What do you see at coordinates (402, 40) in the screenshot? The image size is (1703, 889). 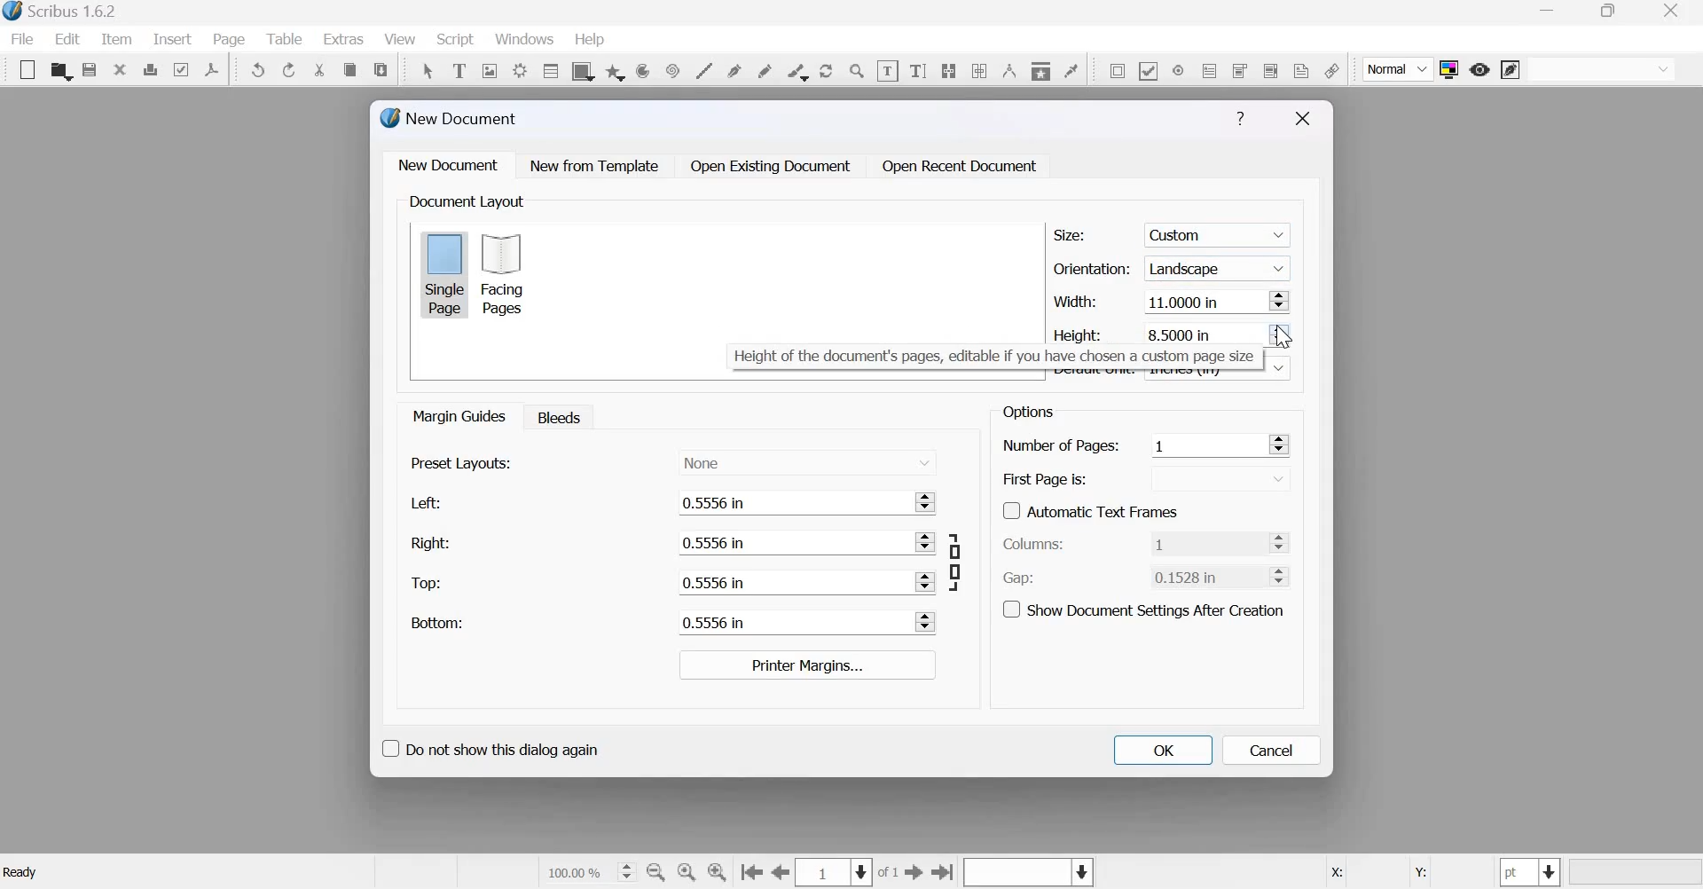 I see `View` at bounding box center [402, 40].